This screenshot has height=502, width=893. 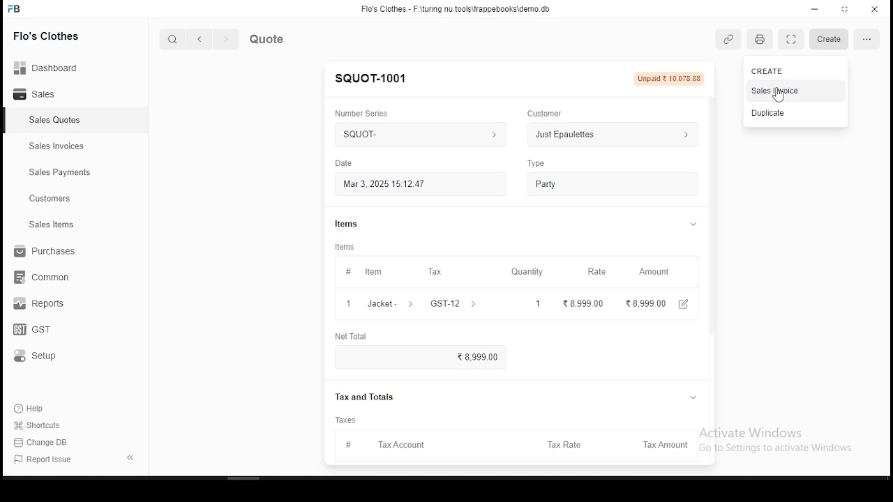 I want to click on edit, so click(x=689, y=303).